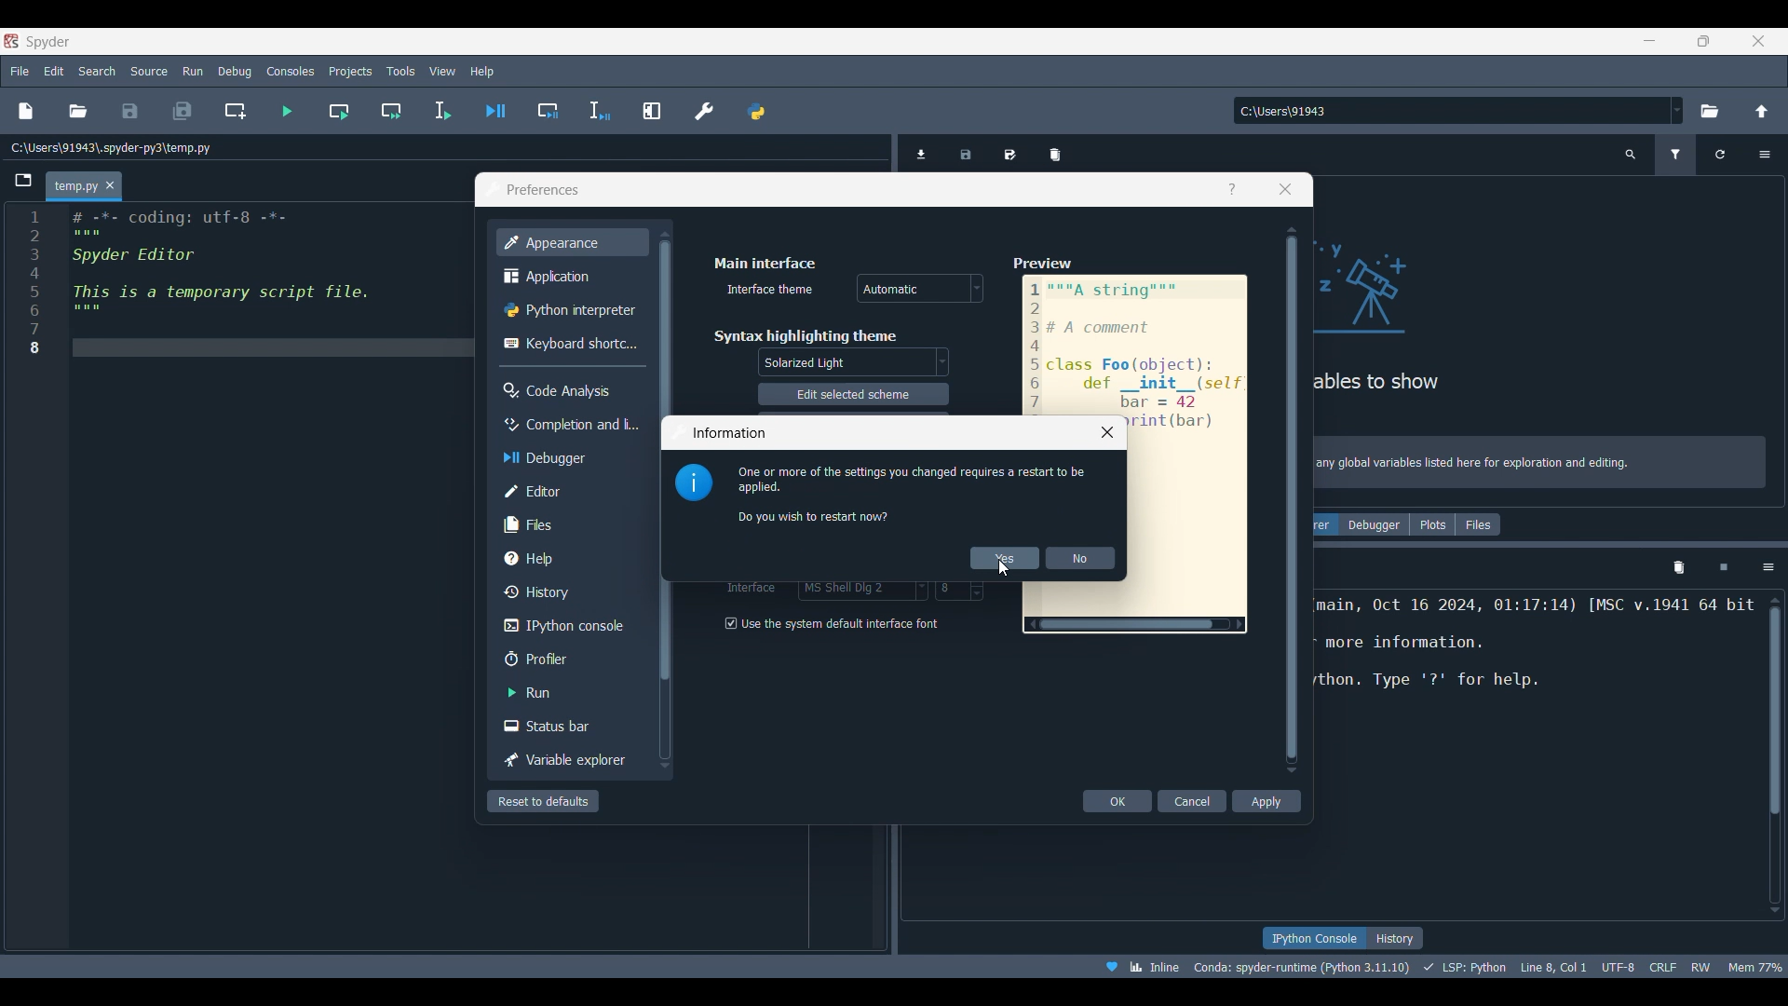  What do you see at coordinates (1775, 754) in the screenshot?
I see `Vertical slide bar` at bounding box center [1775, 754].